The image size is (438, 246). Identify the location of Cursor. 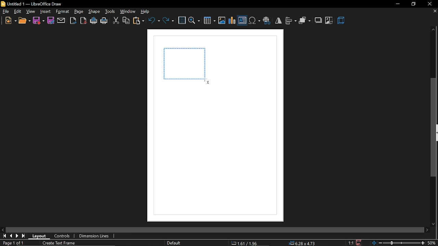
(208, 82).